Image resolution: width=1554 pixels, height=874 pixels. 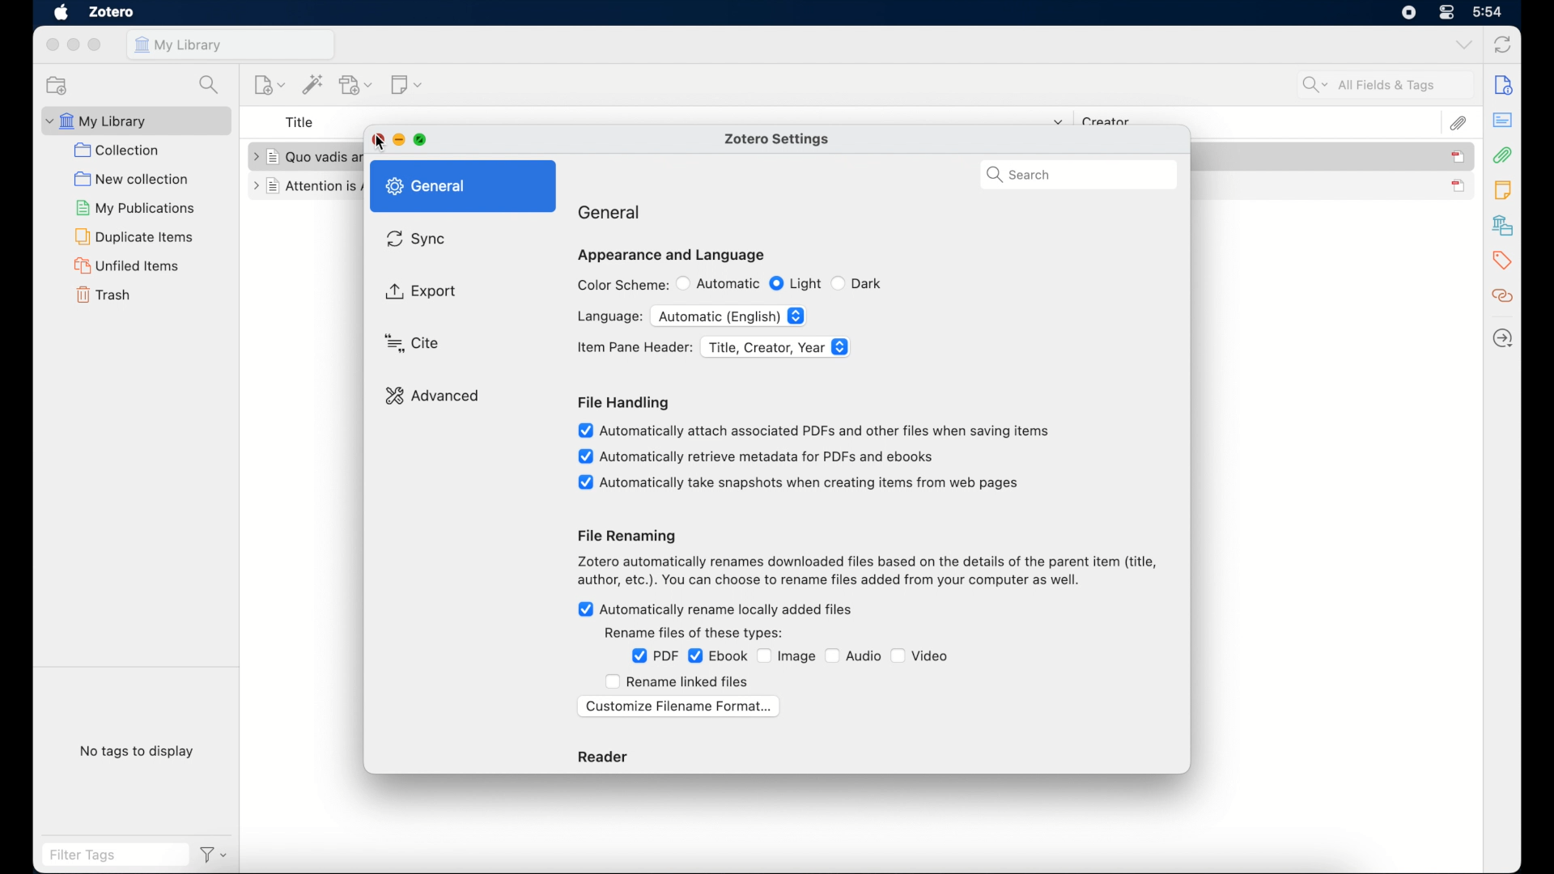 I want to click on filter dropdown menu, so click(x=214, y=855).